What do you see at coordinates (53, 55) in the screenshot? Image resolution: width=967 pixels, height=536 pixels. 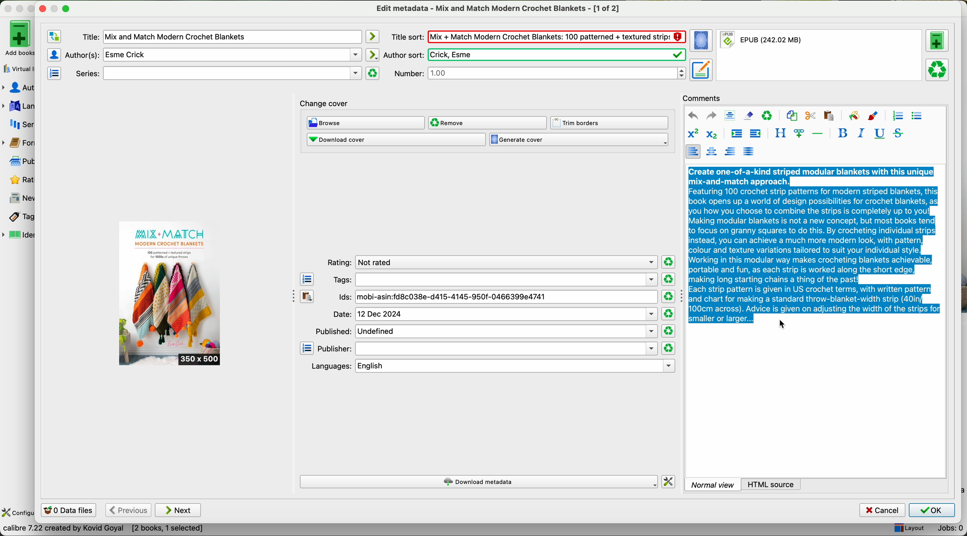 I see `set the manage authors editor` at bounding box center [53, 55].